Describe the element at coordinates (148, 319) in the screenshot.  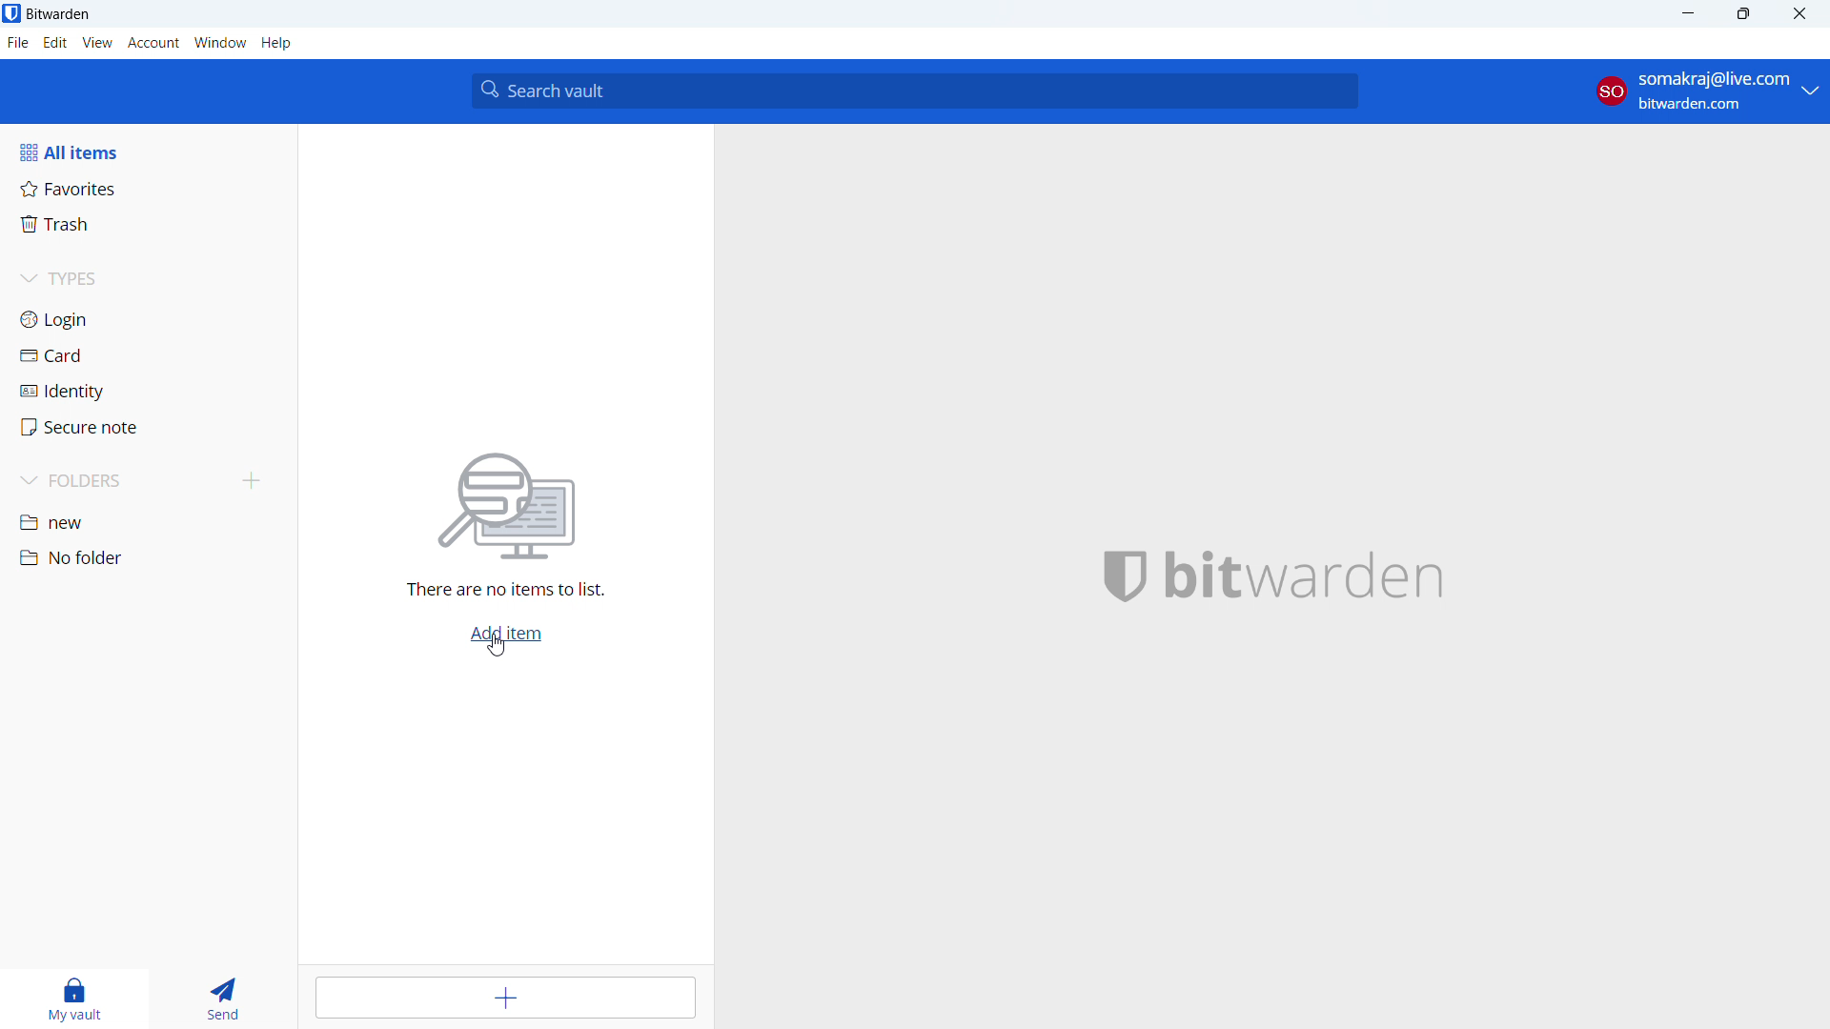
I see `login` at that location.